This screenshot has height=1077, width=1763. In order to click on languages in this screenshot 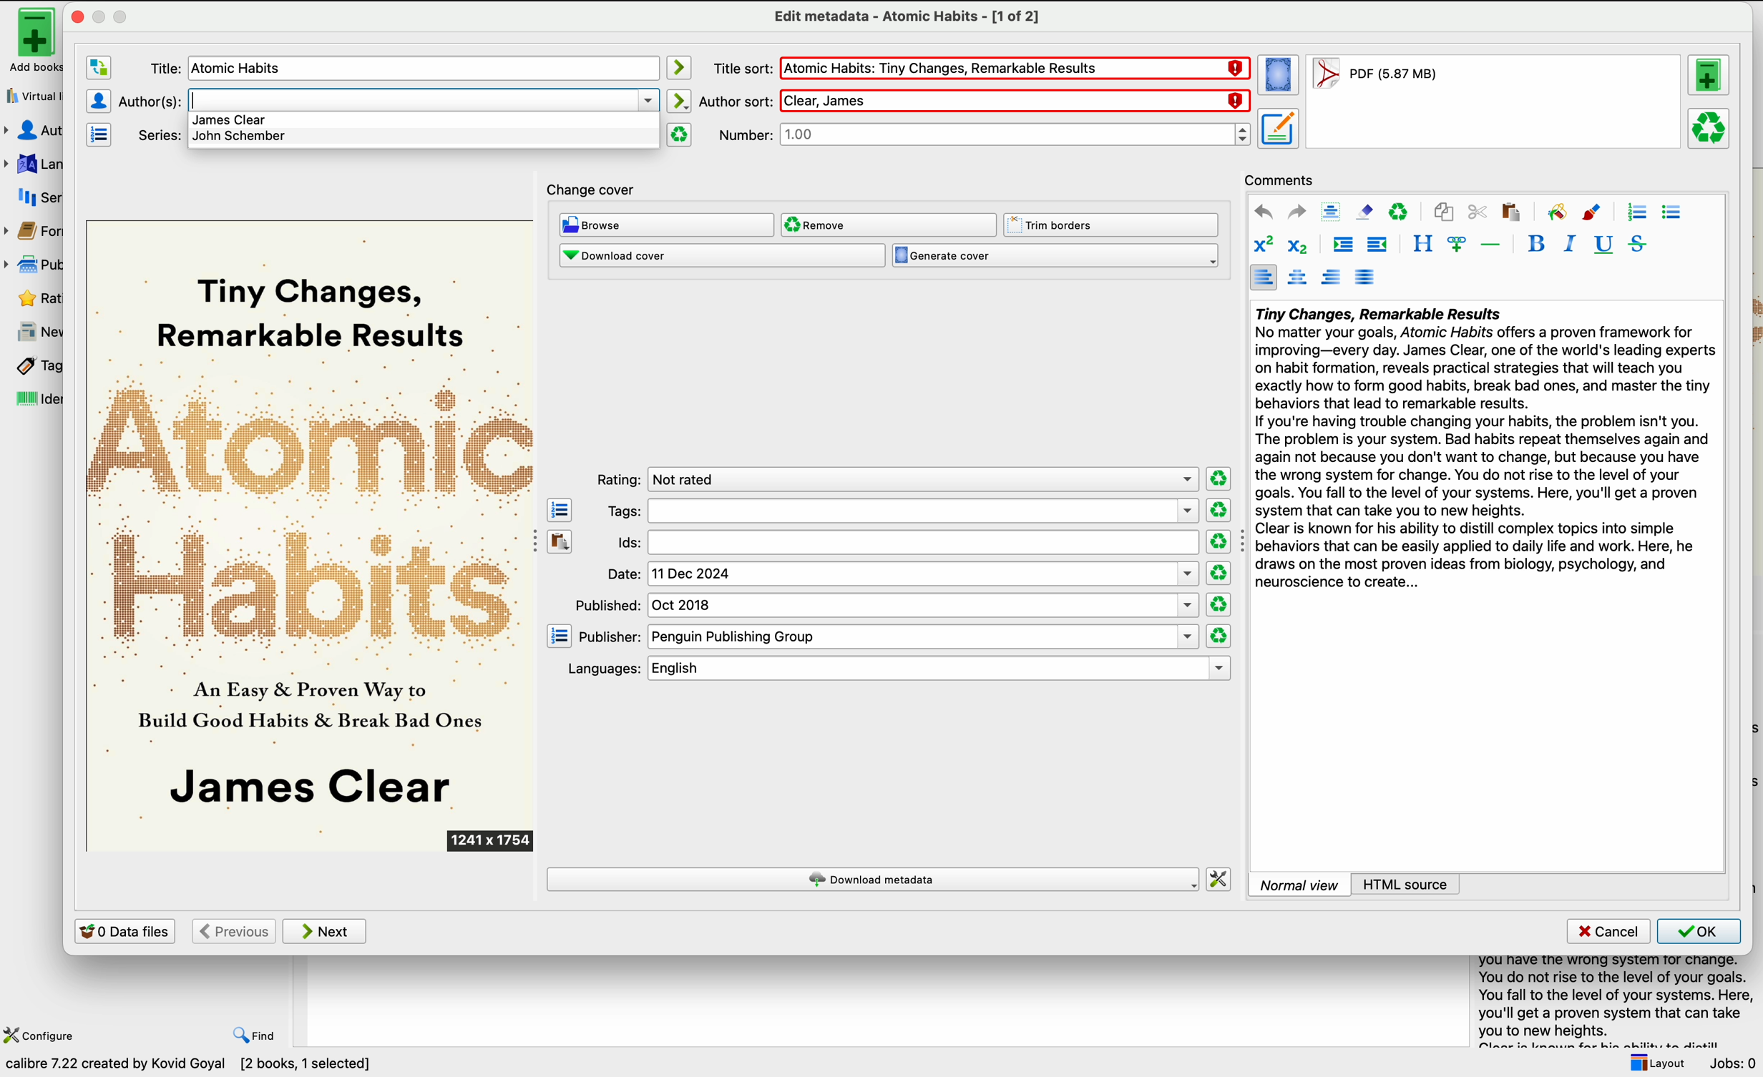, I will do `click(32, 162)`.